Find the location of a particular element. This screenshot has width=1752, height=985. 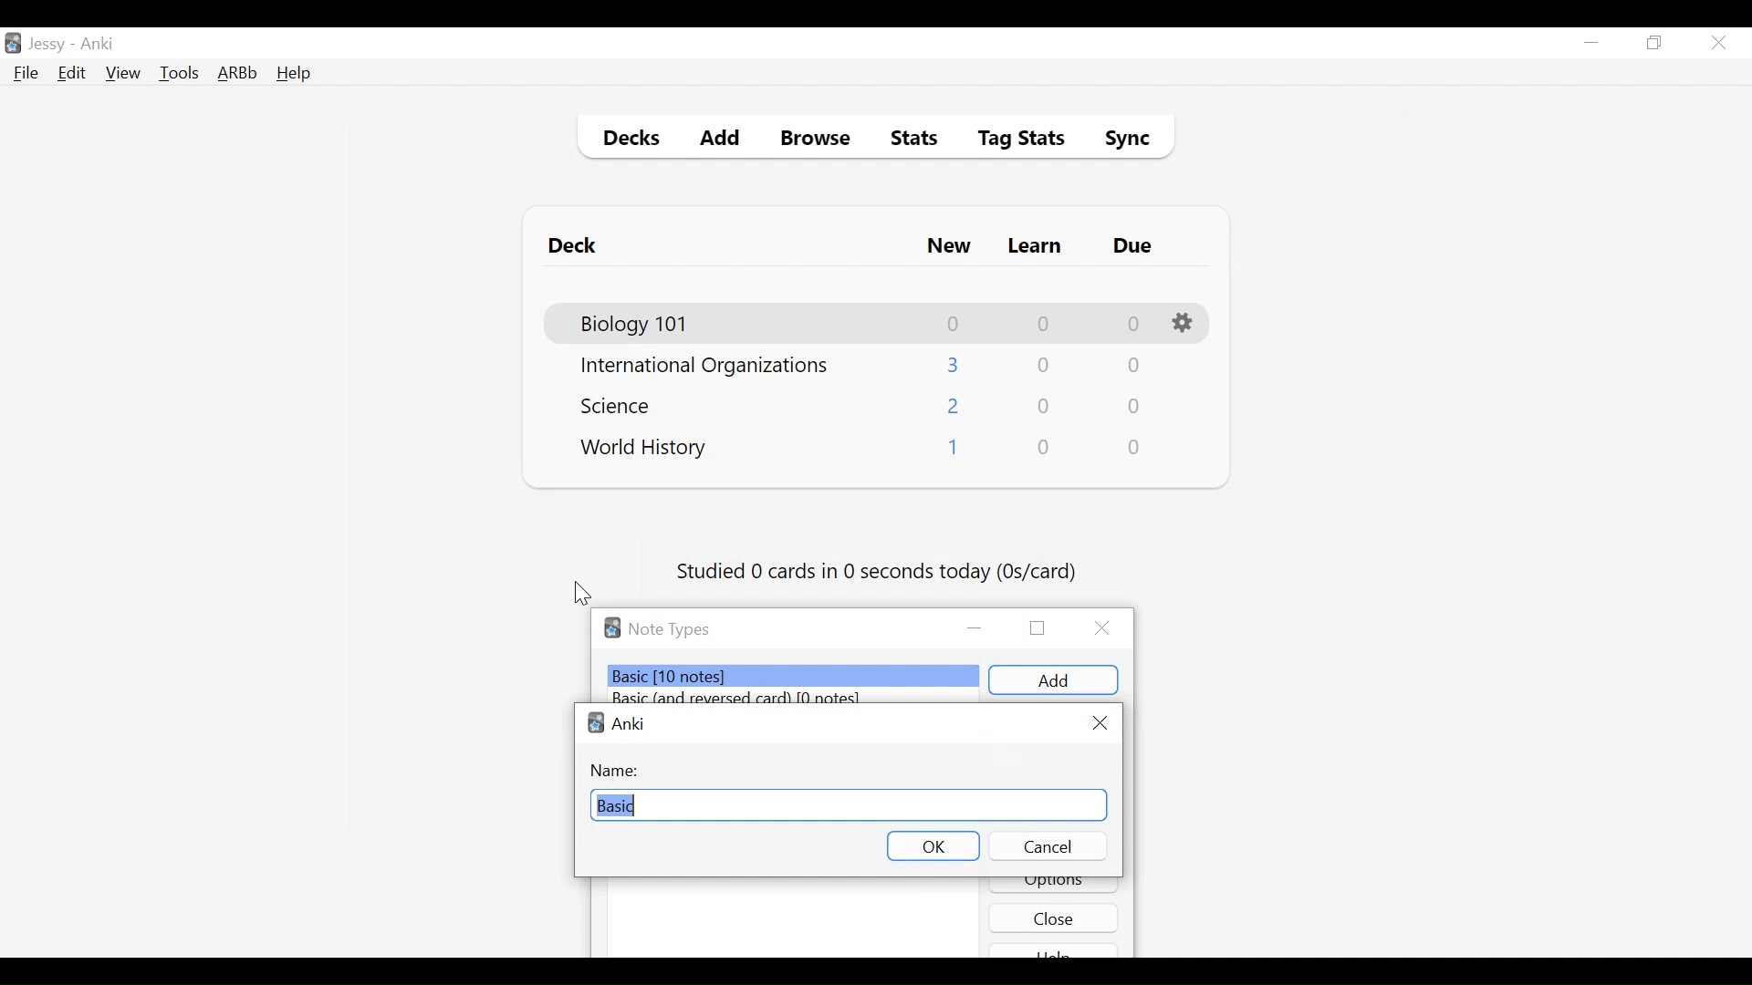

Basic (number of notes) is located at coordinates (795, 676).